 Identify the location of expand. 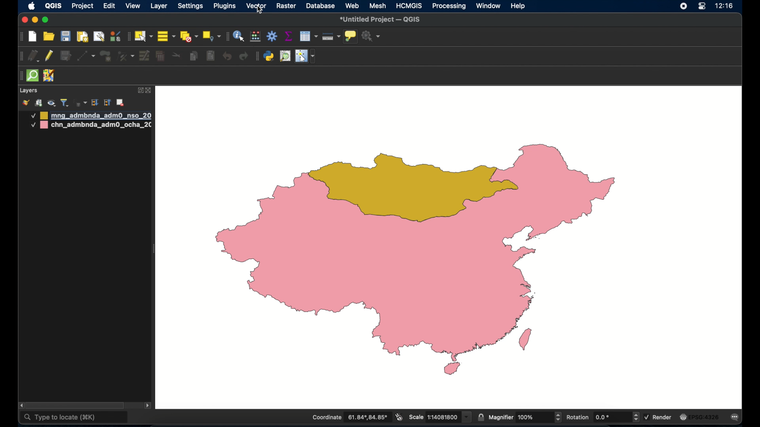
(140, 90).